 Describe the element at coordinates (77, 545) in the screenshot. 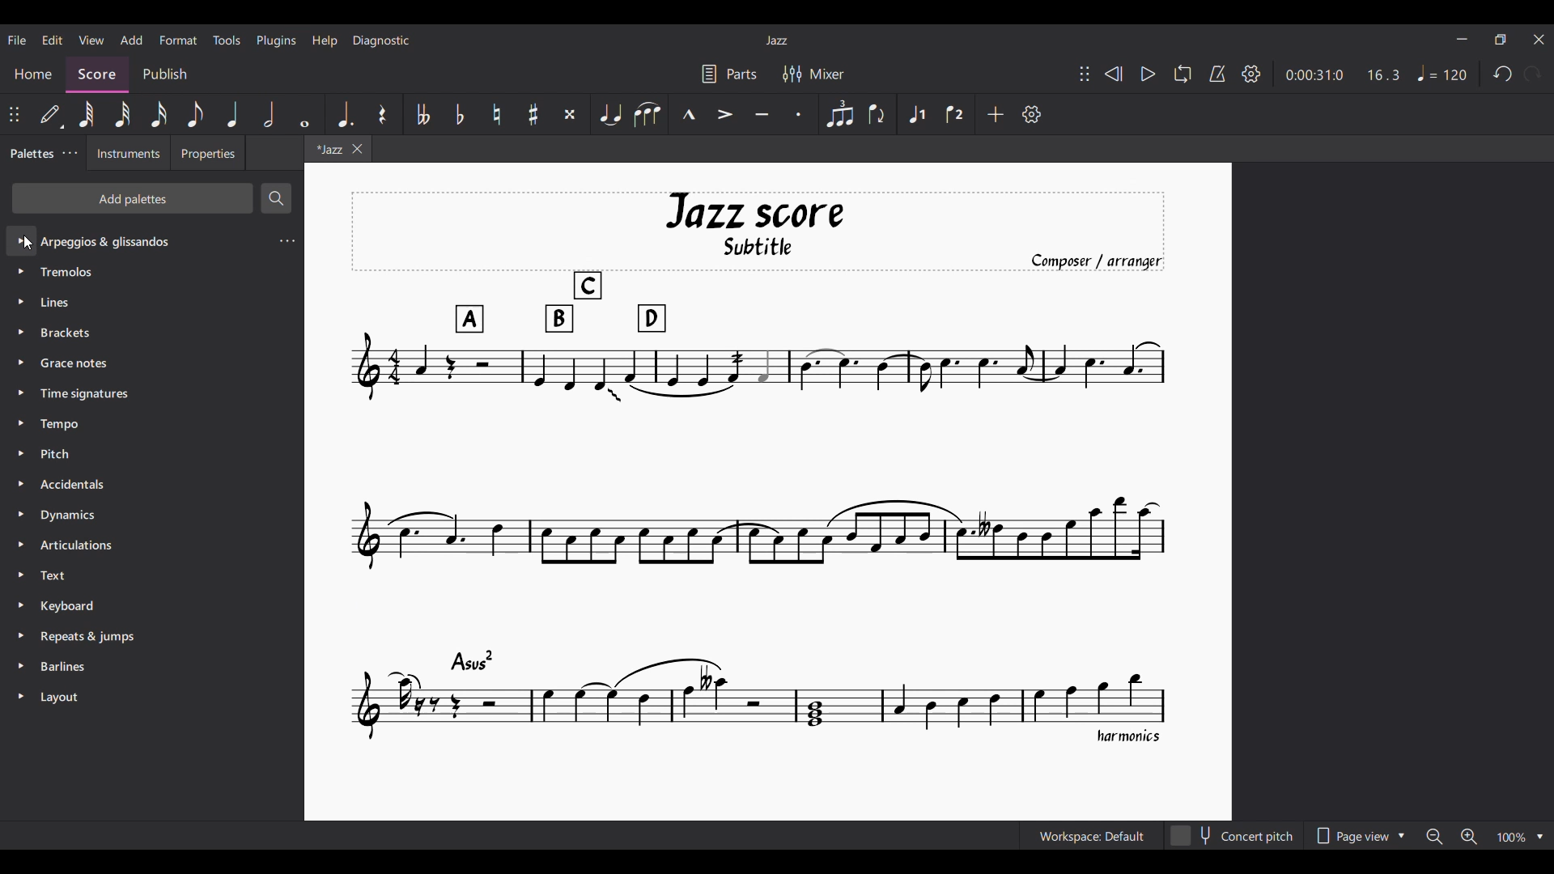

I see `Articulations` at that location.